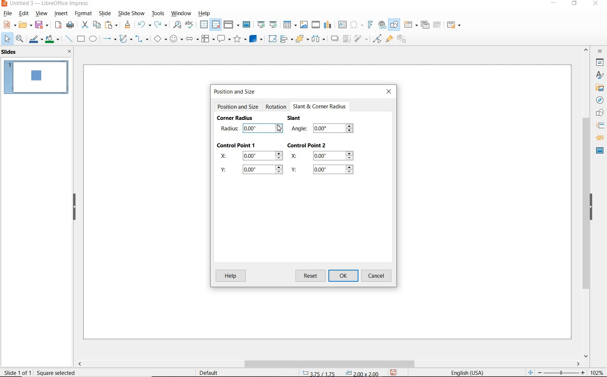 This screenshot has width=607, height=377. Describe the element at coordinates (324, 157) in the screenshot. I see `X` at that location.